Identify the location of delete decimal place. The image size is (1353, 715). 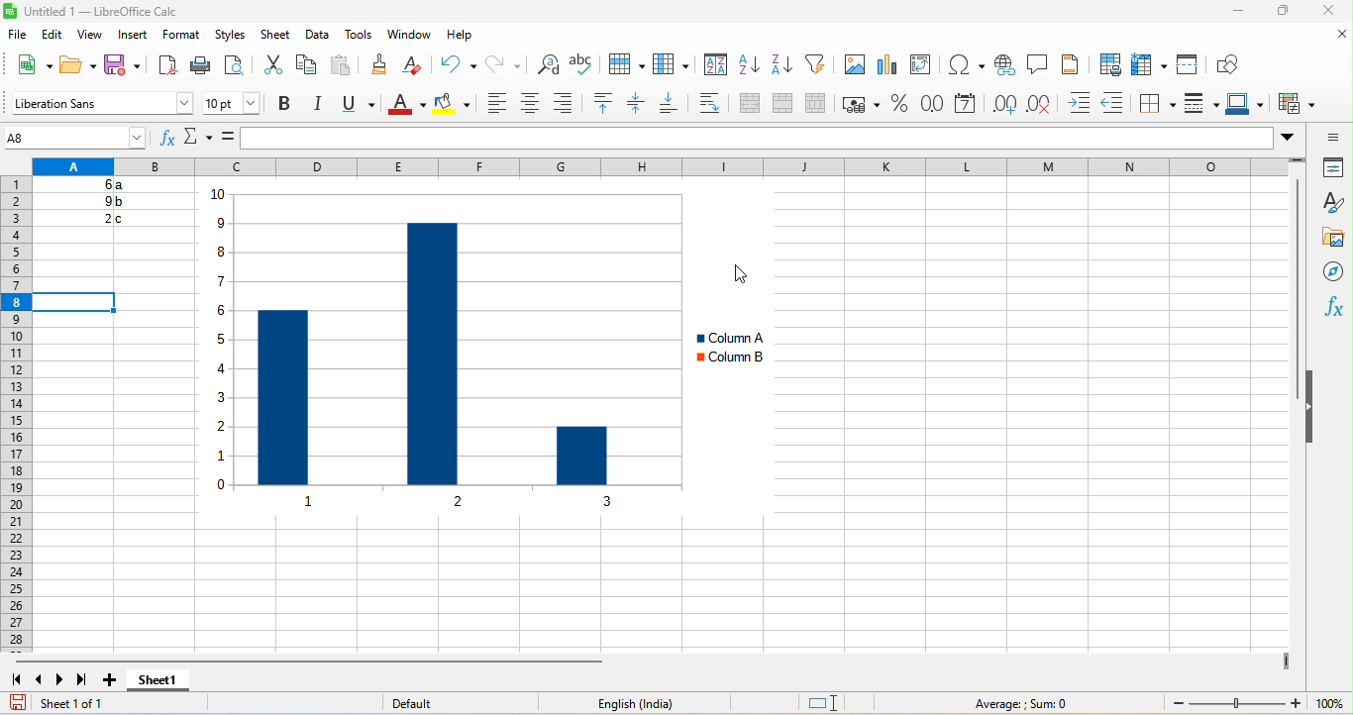
(1044, 104).